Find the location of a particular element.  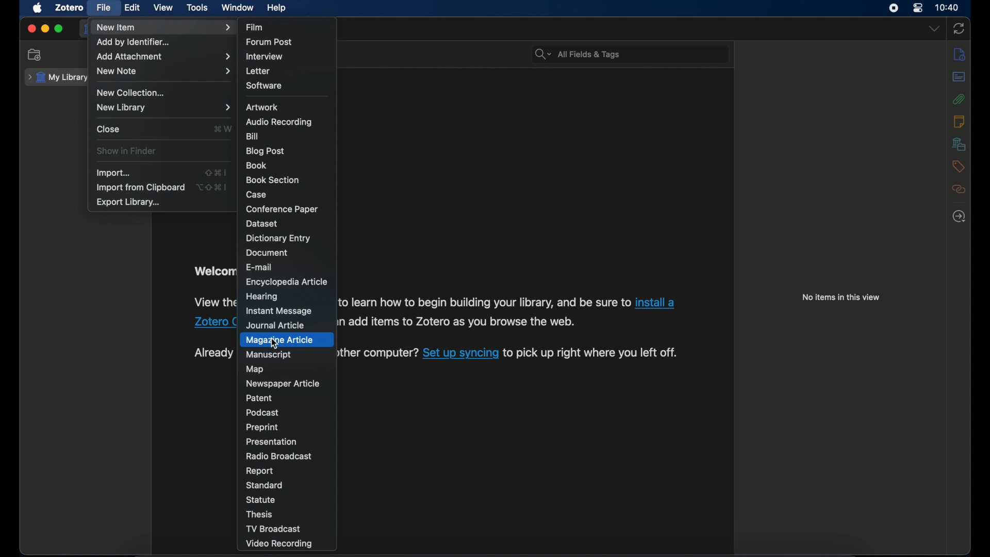

new library is located at coordinates (163, 107).